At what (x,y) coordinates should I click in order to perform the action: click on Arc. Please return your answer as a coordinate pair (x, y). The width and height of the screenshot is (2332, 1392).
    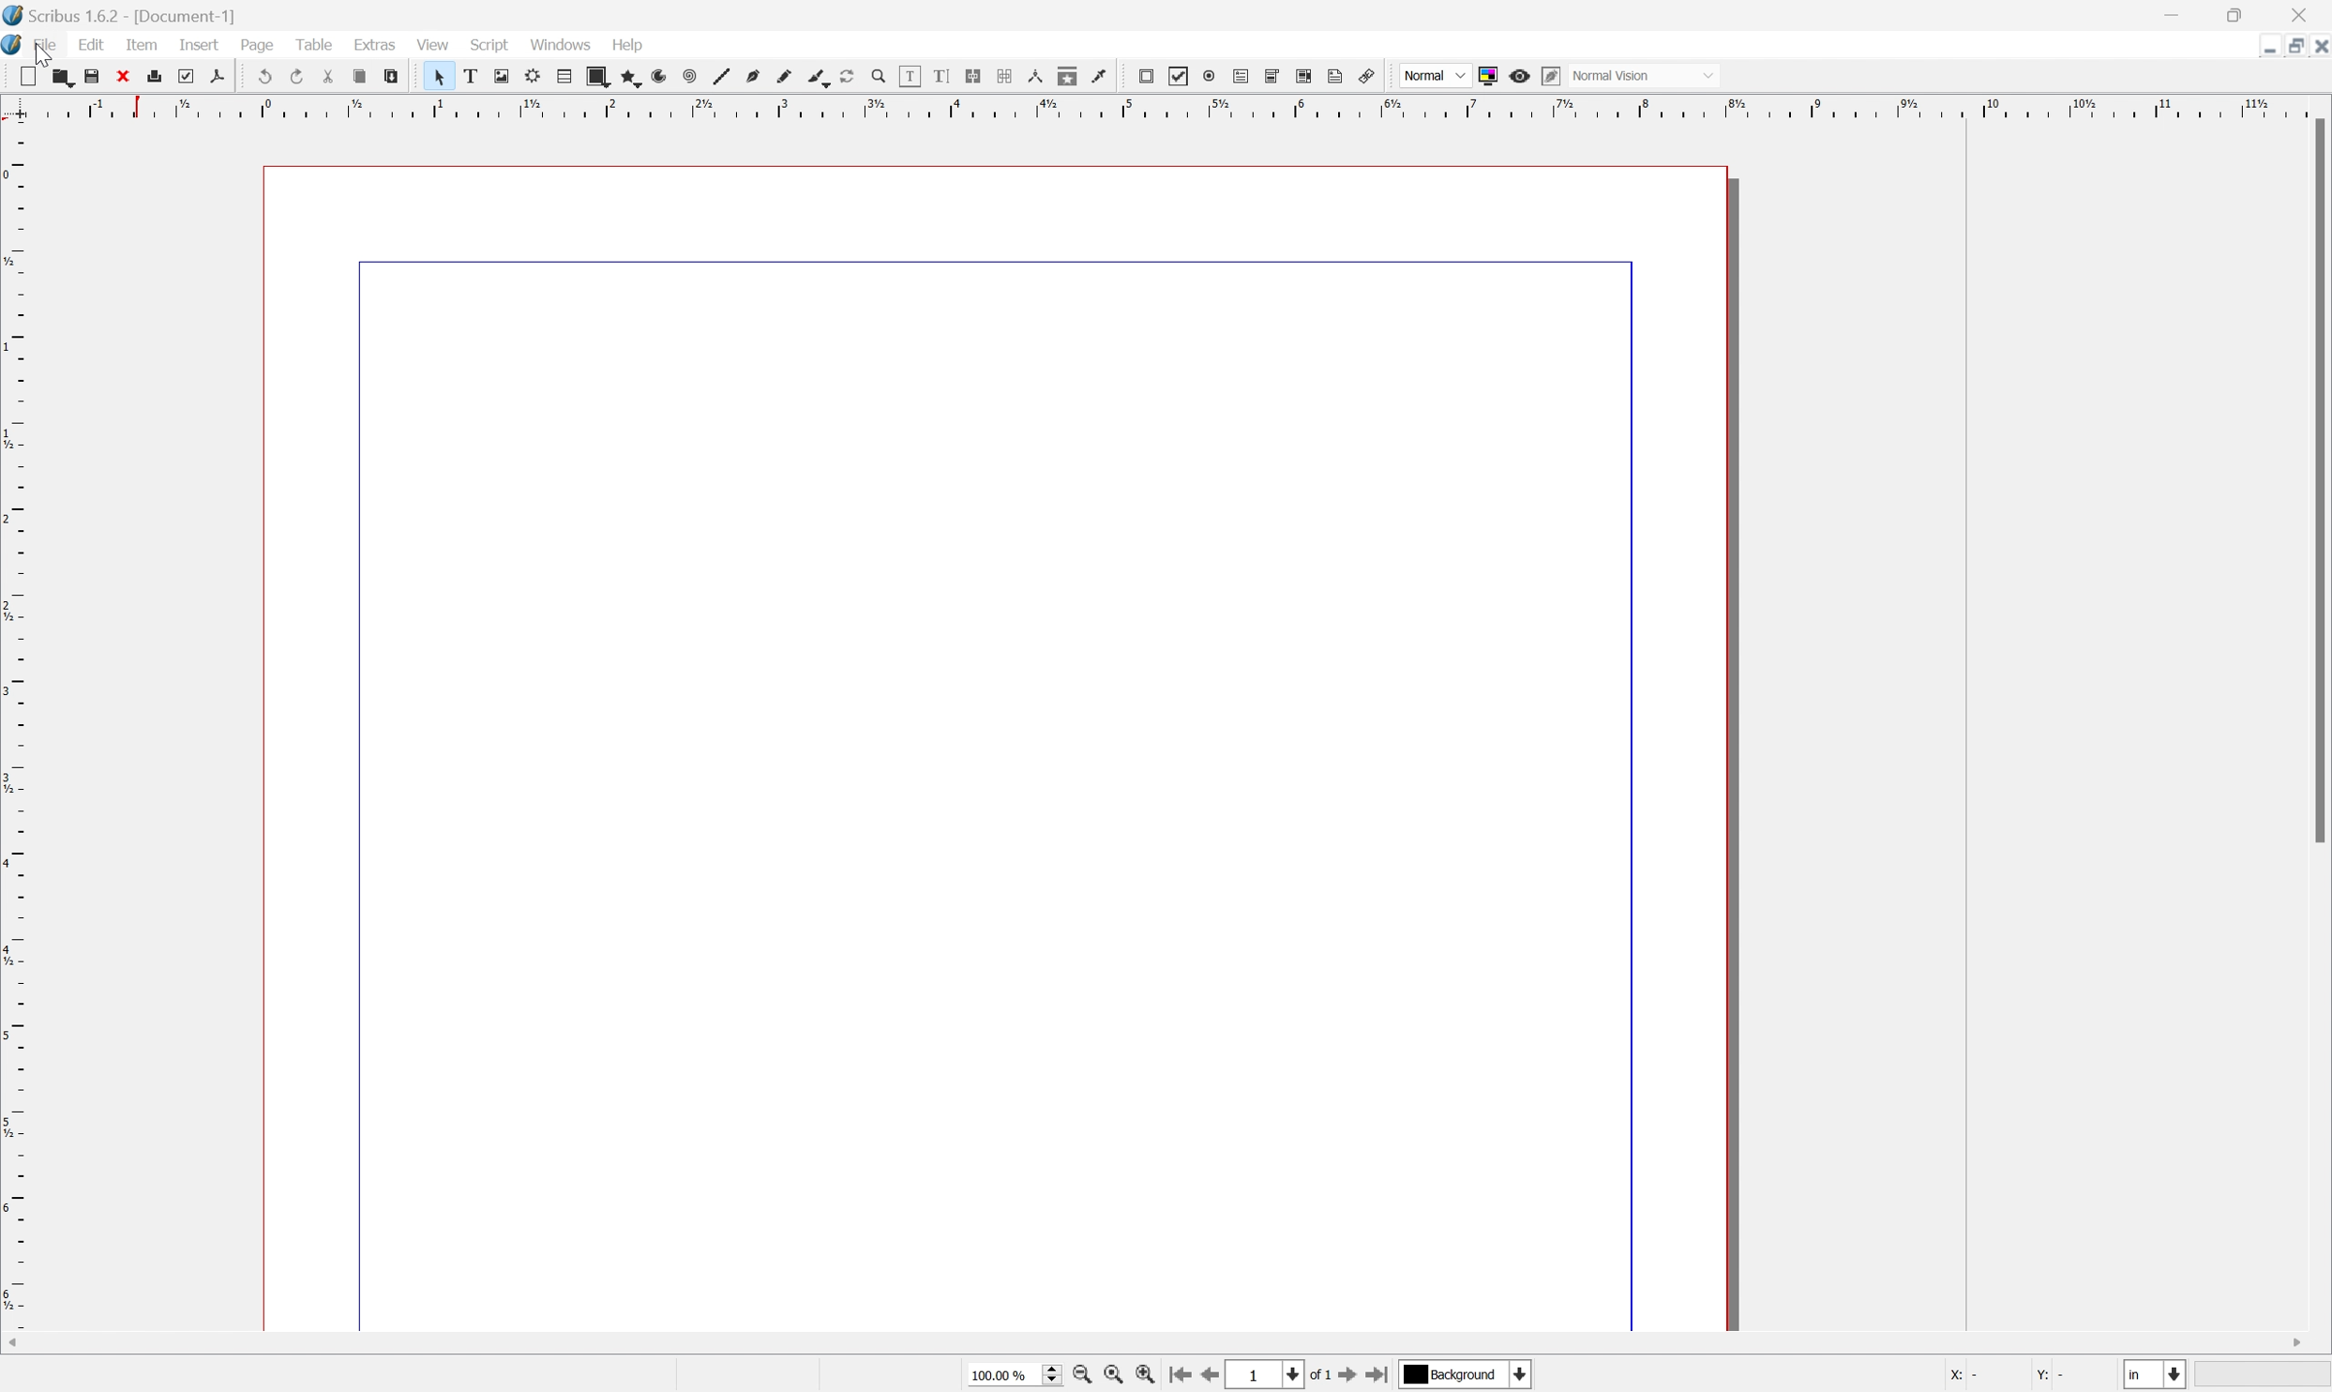
    Looking at the image, I should click on (655, 77).